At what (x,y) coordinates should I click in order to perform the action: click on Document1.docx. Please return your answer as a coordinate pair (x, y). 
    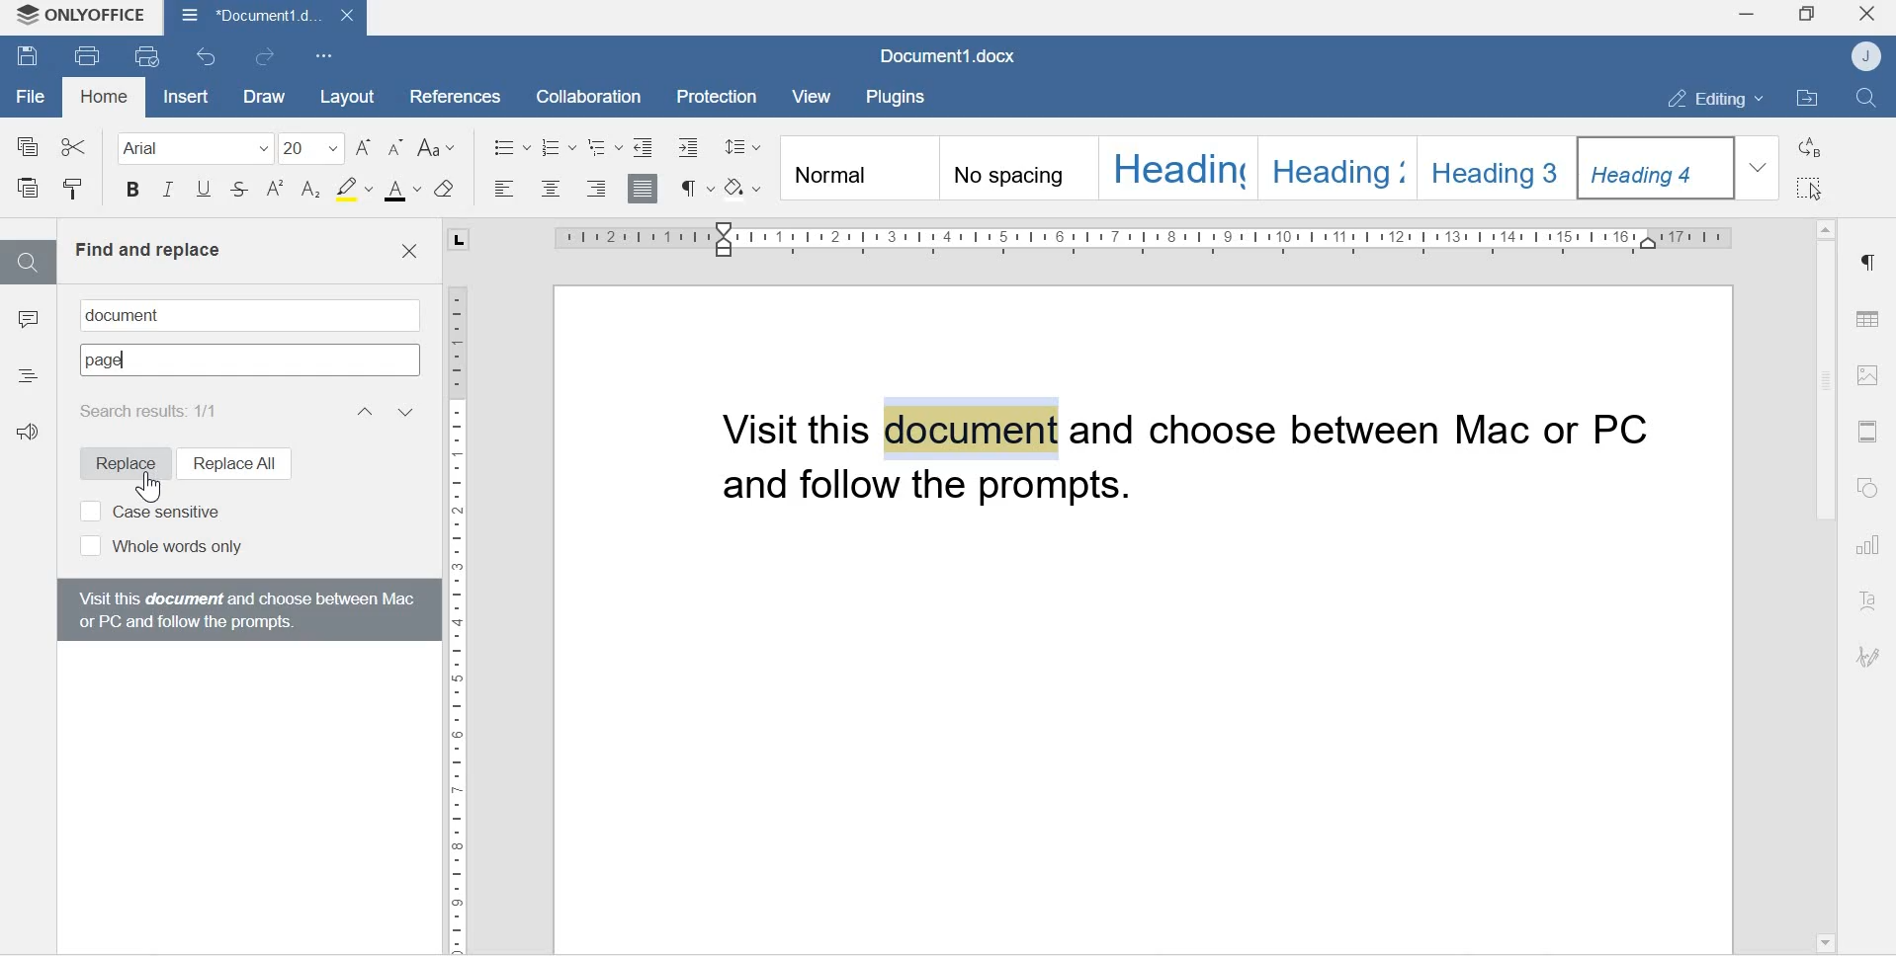
    Looking at the image, I should click on (952, 57).